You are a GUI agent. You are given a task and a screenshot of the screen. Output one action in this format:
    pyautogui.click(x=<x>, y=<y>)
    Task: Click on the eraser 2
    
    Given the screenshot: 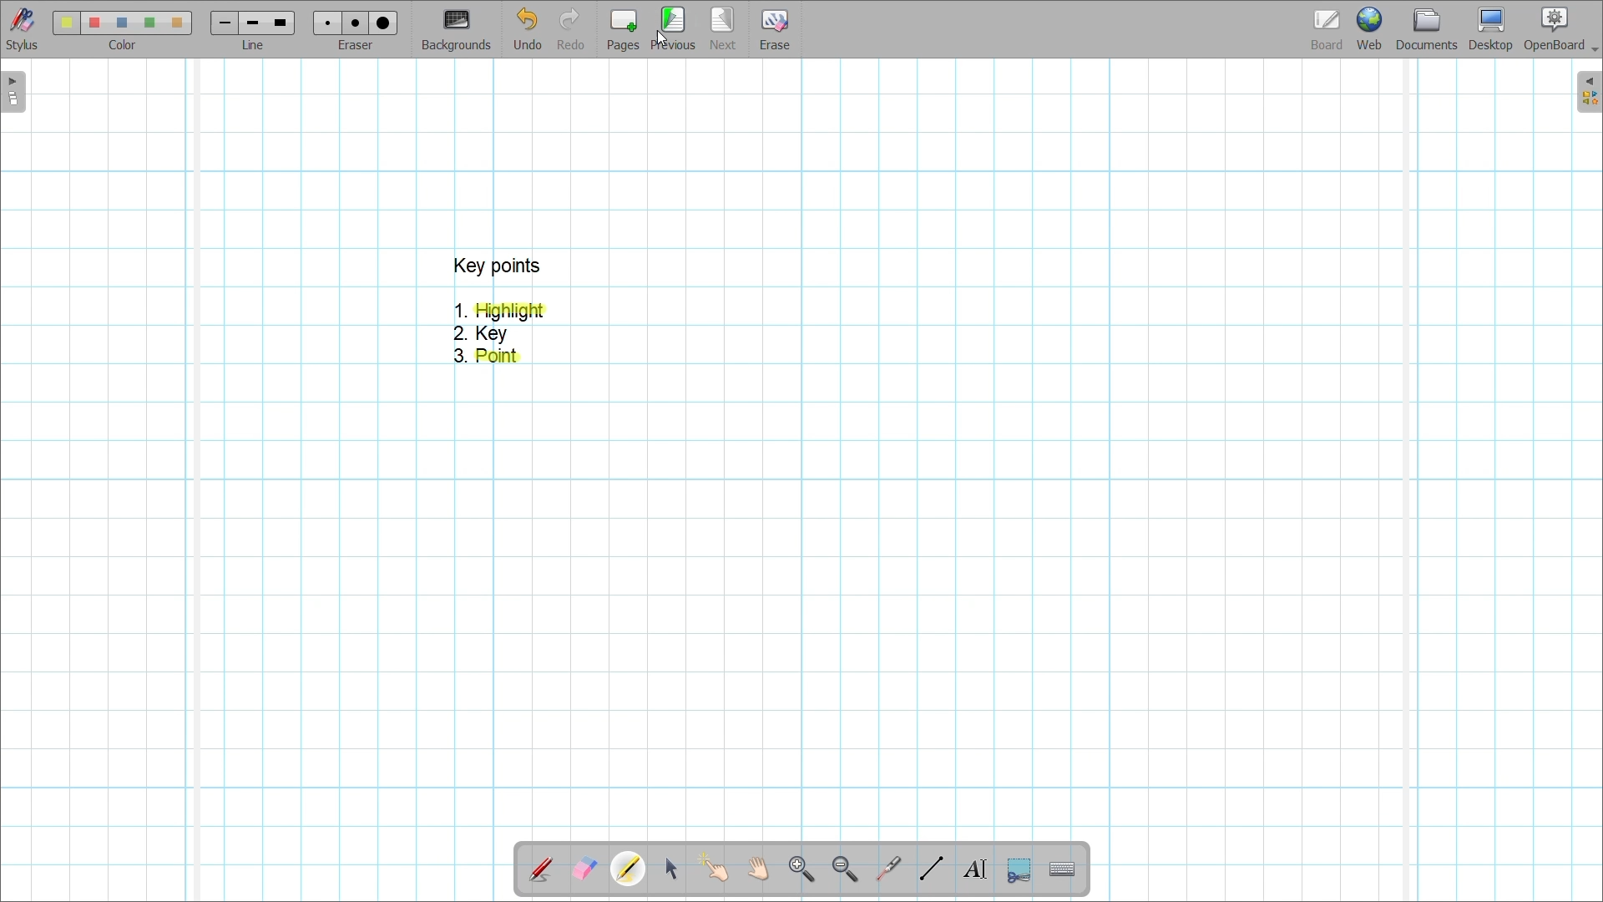 What is the action you would take?
    pyautogui.click(x=355, y=23)
    